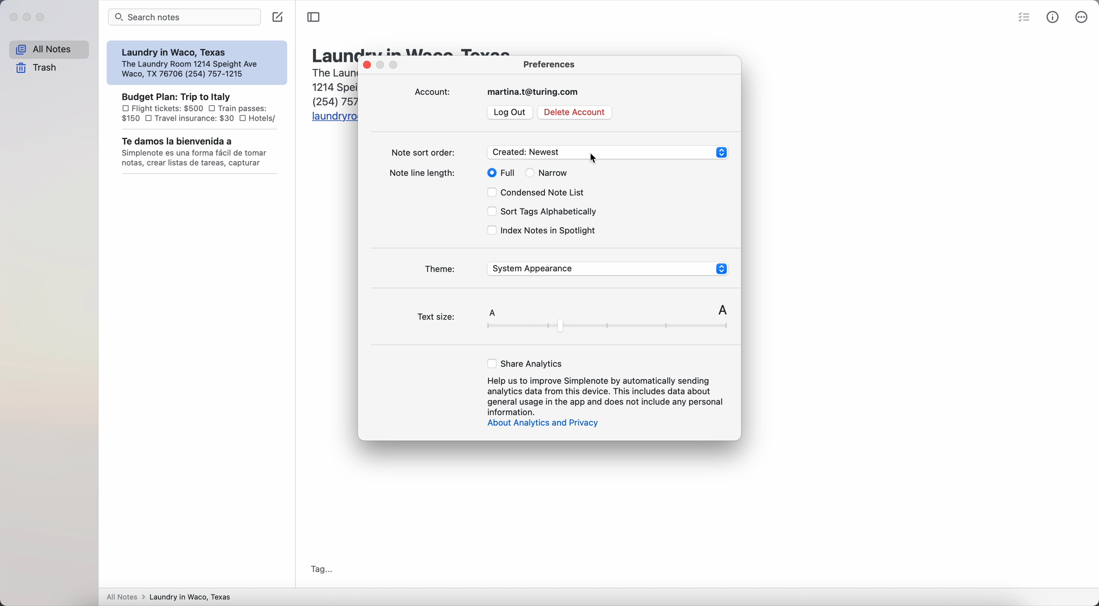 The image size is (1099, 606). What do you see at coordinates (550, 172) in the screenshot?
I see `narrow` at bounding box center [550, 172].